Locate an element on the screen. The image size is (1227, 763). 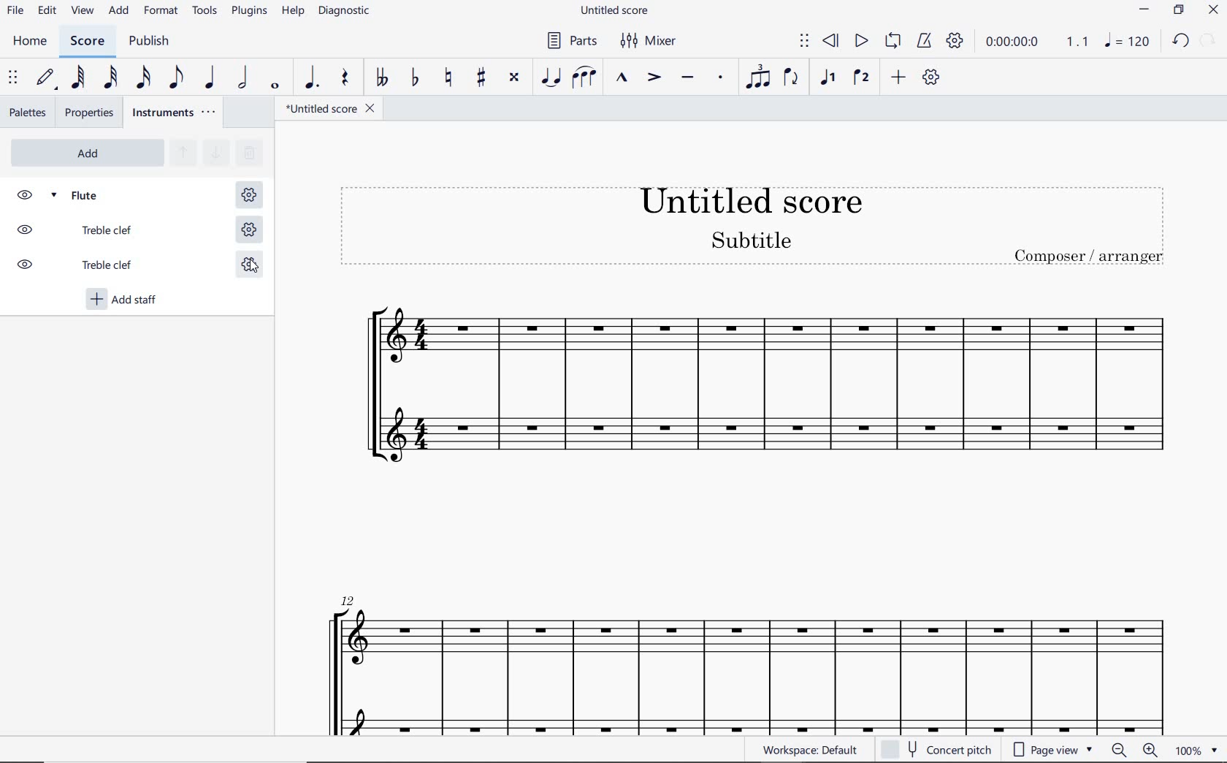
VOICE 1 is located at coordinates (827, 79).